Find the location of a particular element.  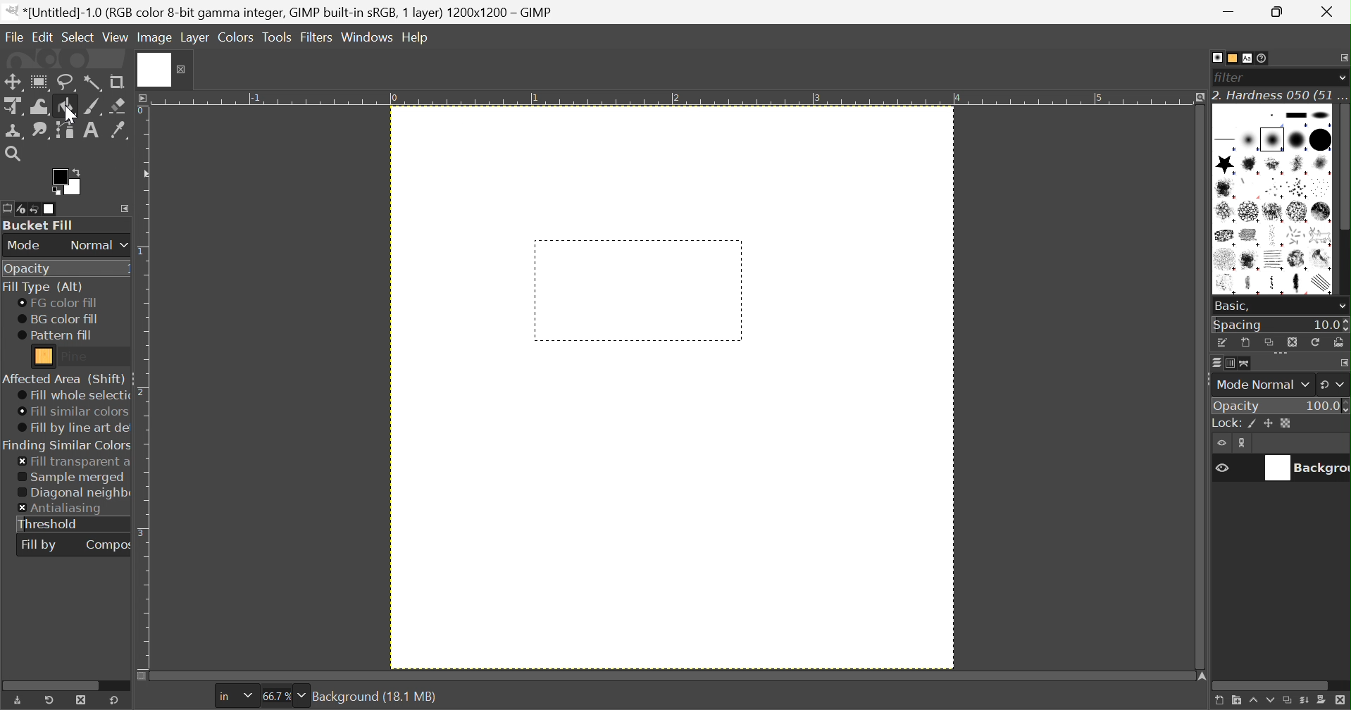

Fill by line art detection is located at coordinates (75, 428).